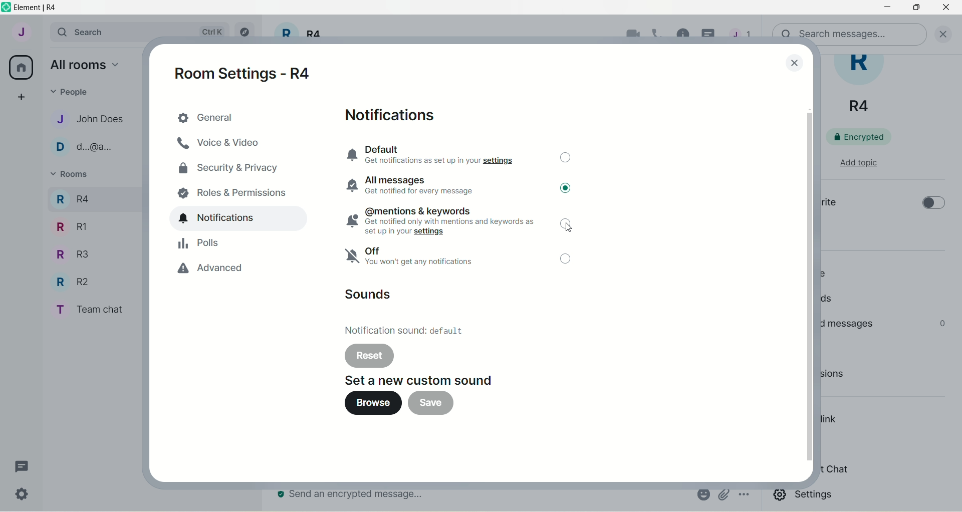  Describe the element at coordinates (71, 175) in the screenshot. I see `rooms` at that location.